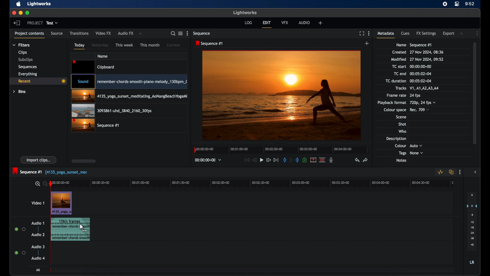 The image size is (490, 276). Describe the element at coordinates (470, 3) in the screenshot. I see `time` at that location.